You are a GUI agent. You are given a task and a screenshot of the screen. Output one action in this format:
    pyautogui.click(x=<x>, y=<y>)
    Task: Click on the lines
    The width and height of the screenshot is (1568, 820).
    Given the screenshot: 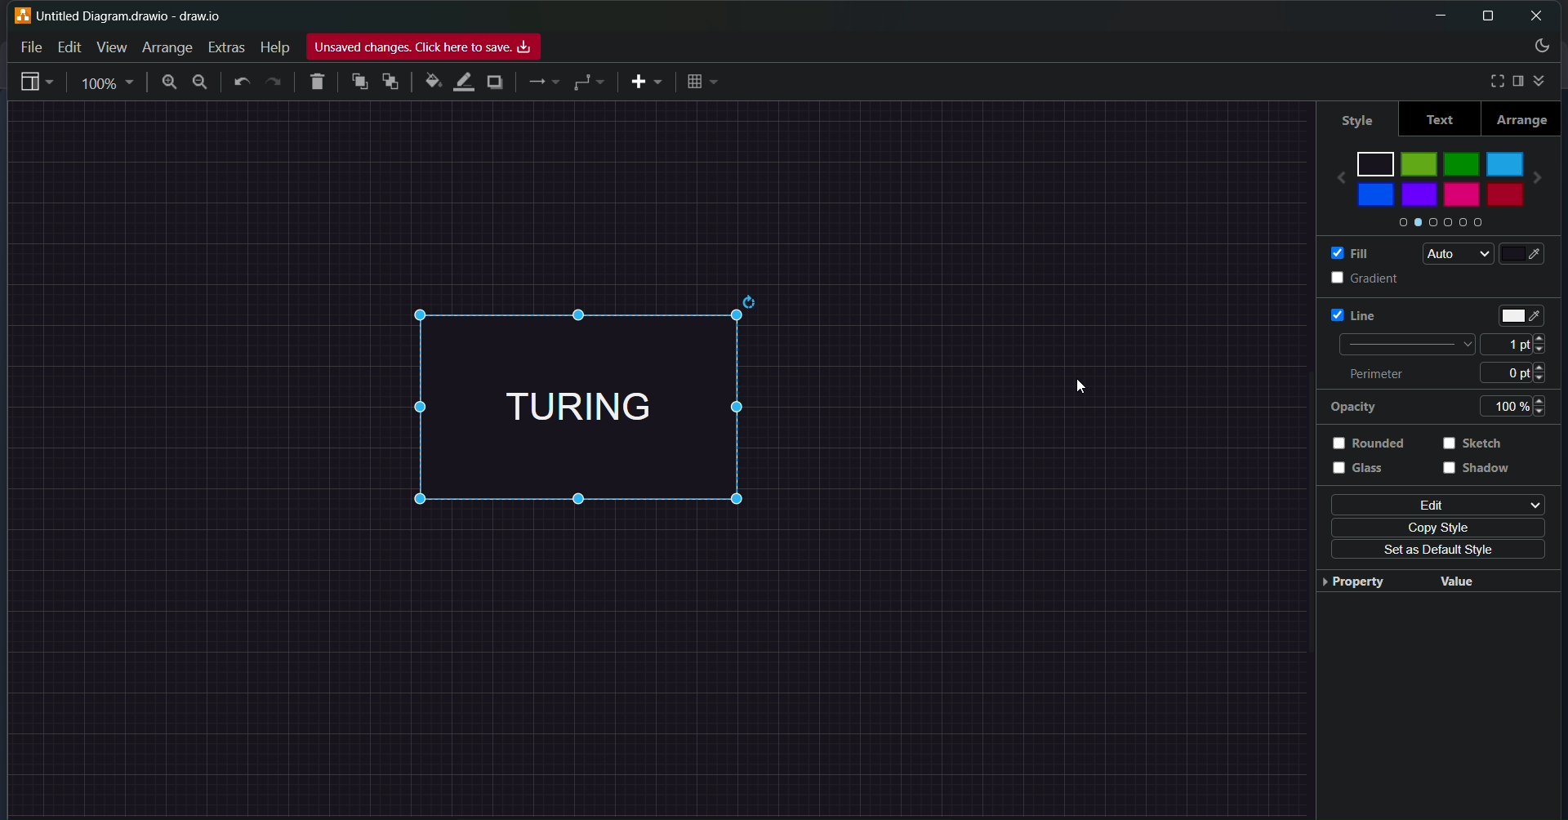 What is the action you would take?
    pyautogui.click(x=544, y=84)
    